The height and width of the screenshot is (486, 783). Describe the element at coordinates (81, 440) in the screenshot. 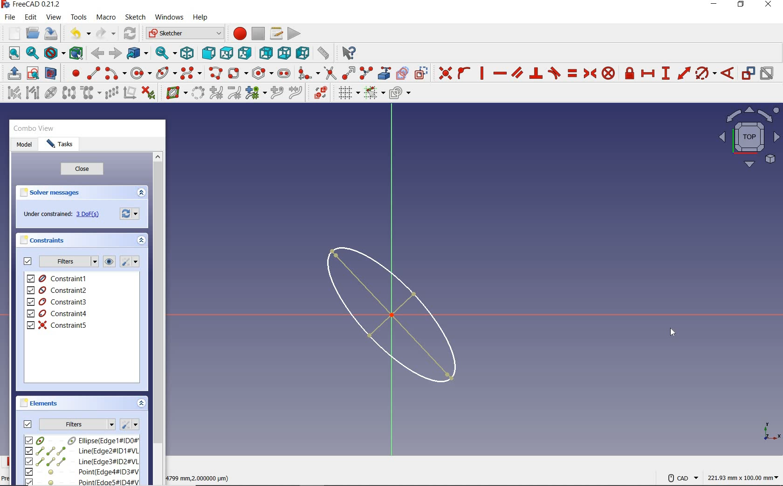

I see `element1` at that location.